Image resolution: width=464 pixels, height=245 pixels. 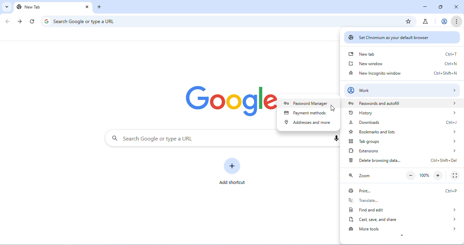 What do you see at coordinates (402, 89) in the screenshot?
I see `work` at bounding box center [402, 89].